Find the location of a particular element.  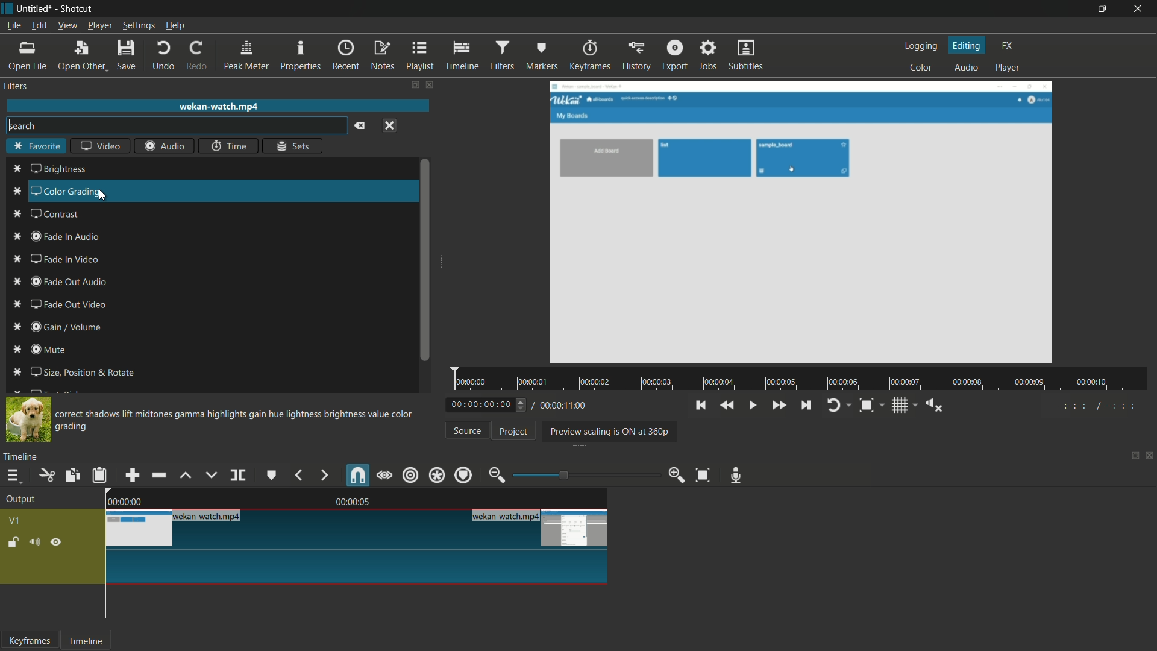

Cursor is located at coordinates (106, 195).